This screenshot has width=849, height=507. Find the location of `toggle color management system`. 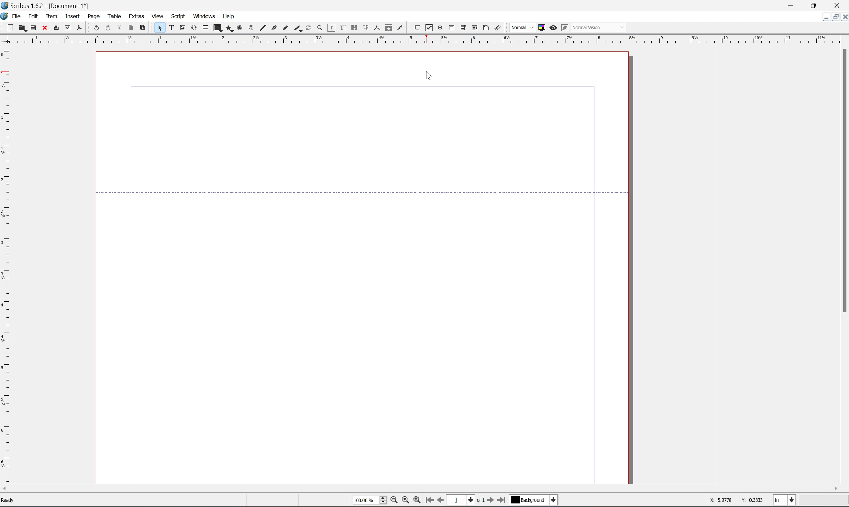

toggle color management system is located at coordinates (542, 27).